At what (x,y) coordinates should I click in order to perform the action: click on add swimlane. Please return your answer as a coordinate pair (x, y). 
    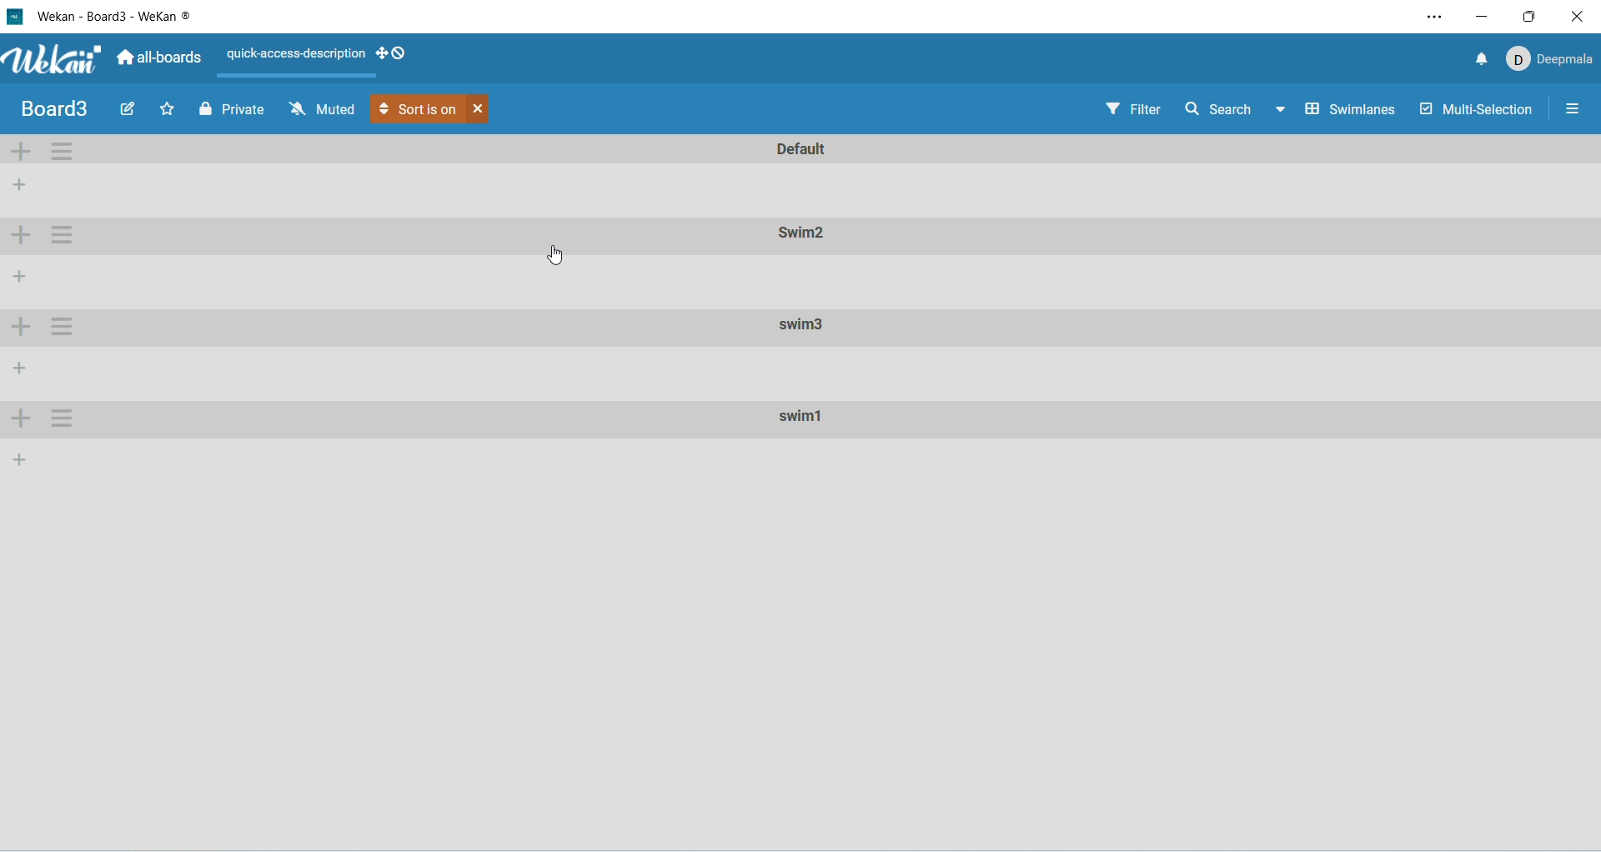
    Looking at the image, I should click on (21, 417).